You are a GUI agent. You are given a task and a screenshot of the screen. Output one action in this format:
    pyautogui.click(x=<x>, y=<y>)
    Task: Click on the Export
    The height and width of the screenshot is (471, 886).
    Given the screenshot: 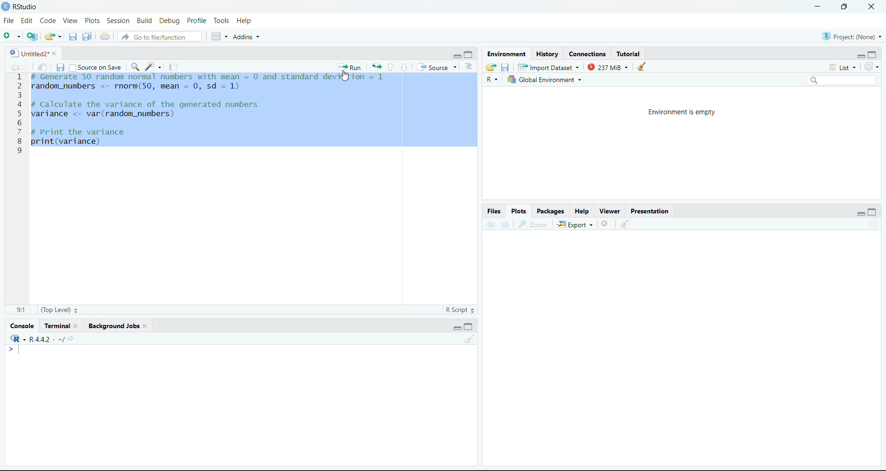 What is the action you would take?
    pyautogui.click(x=575, y=224)
    